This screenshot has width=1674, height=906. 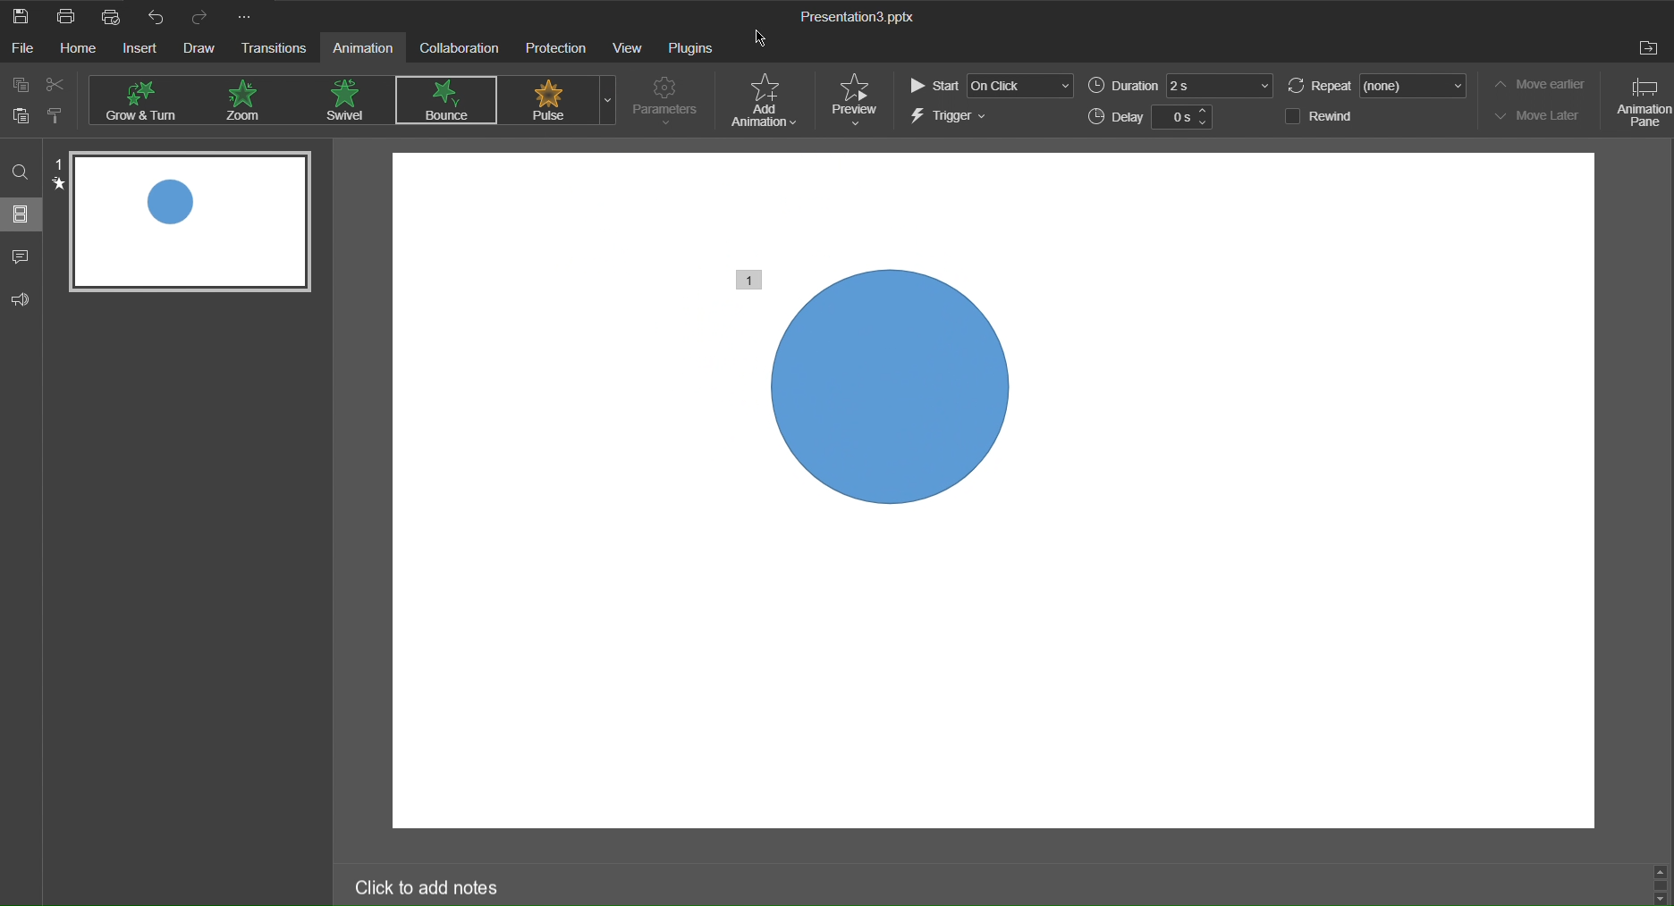 What do you see at coordinates (867, 19) in the screenshot?
I see `Presentation Title` at bounding box center [867, 19].